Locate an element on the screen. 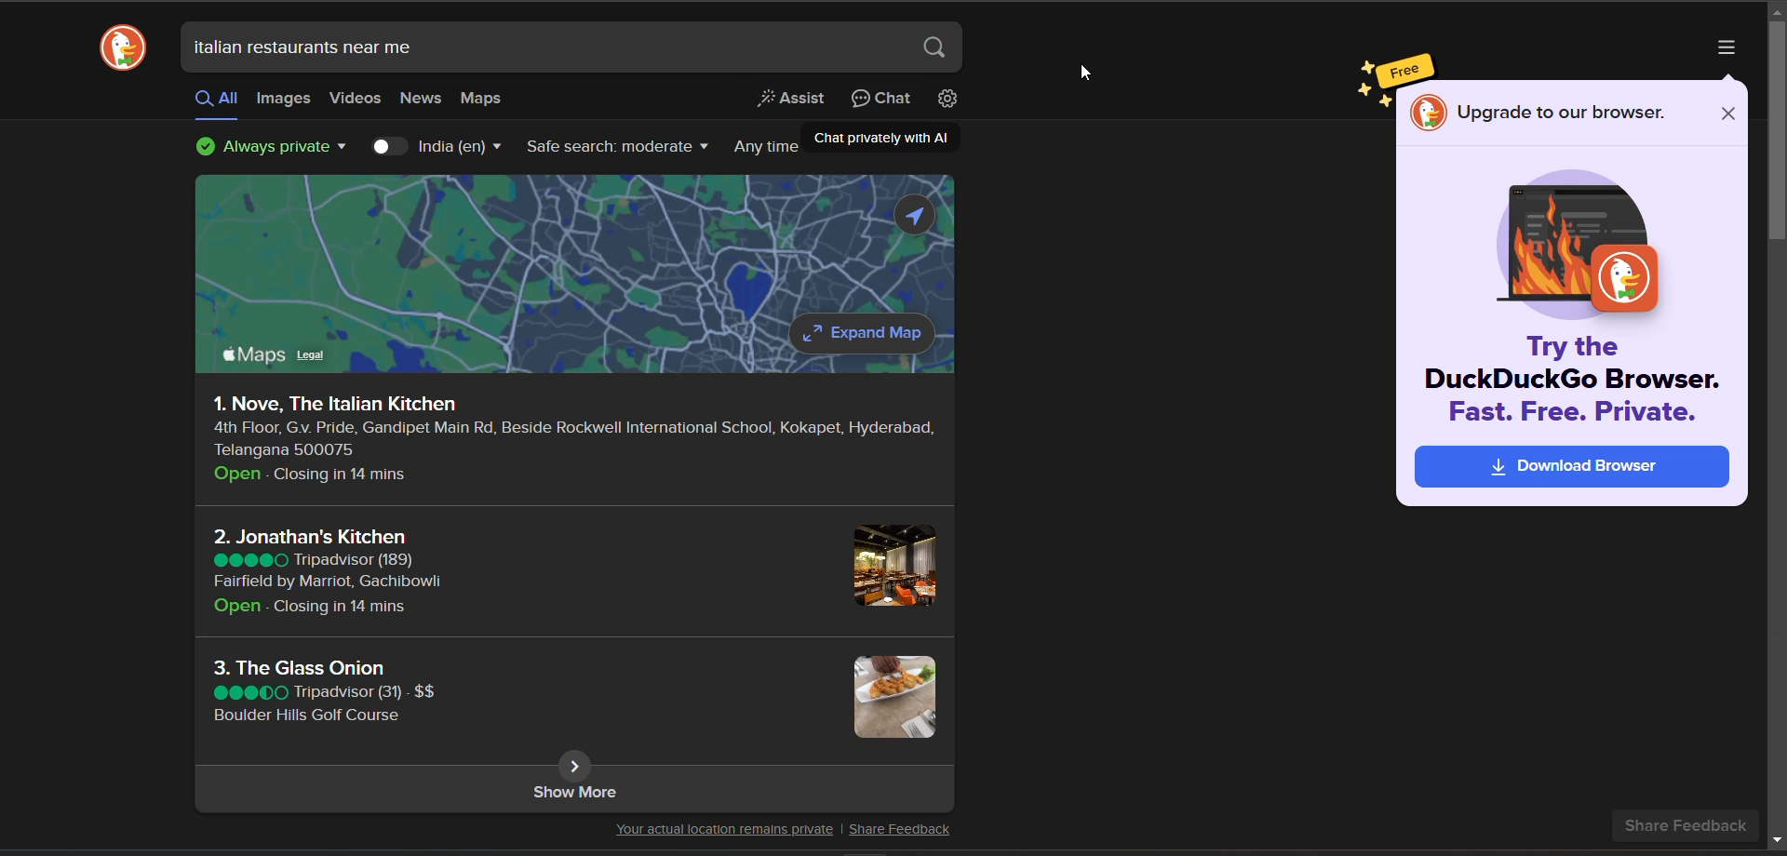 This screenshot has width=1787, height=856. 4th Floor, Gv. Pride, Gandipet Main Rd, Beside Rockwell International School, Kokapet, Hyderabad, Telangana 500075 is located at coordinates (575, 439).